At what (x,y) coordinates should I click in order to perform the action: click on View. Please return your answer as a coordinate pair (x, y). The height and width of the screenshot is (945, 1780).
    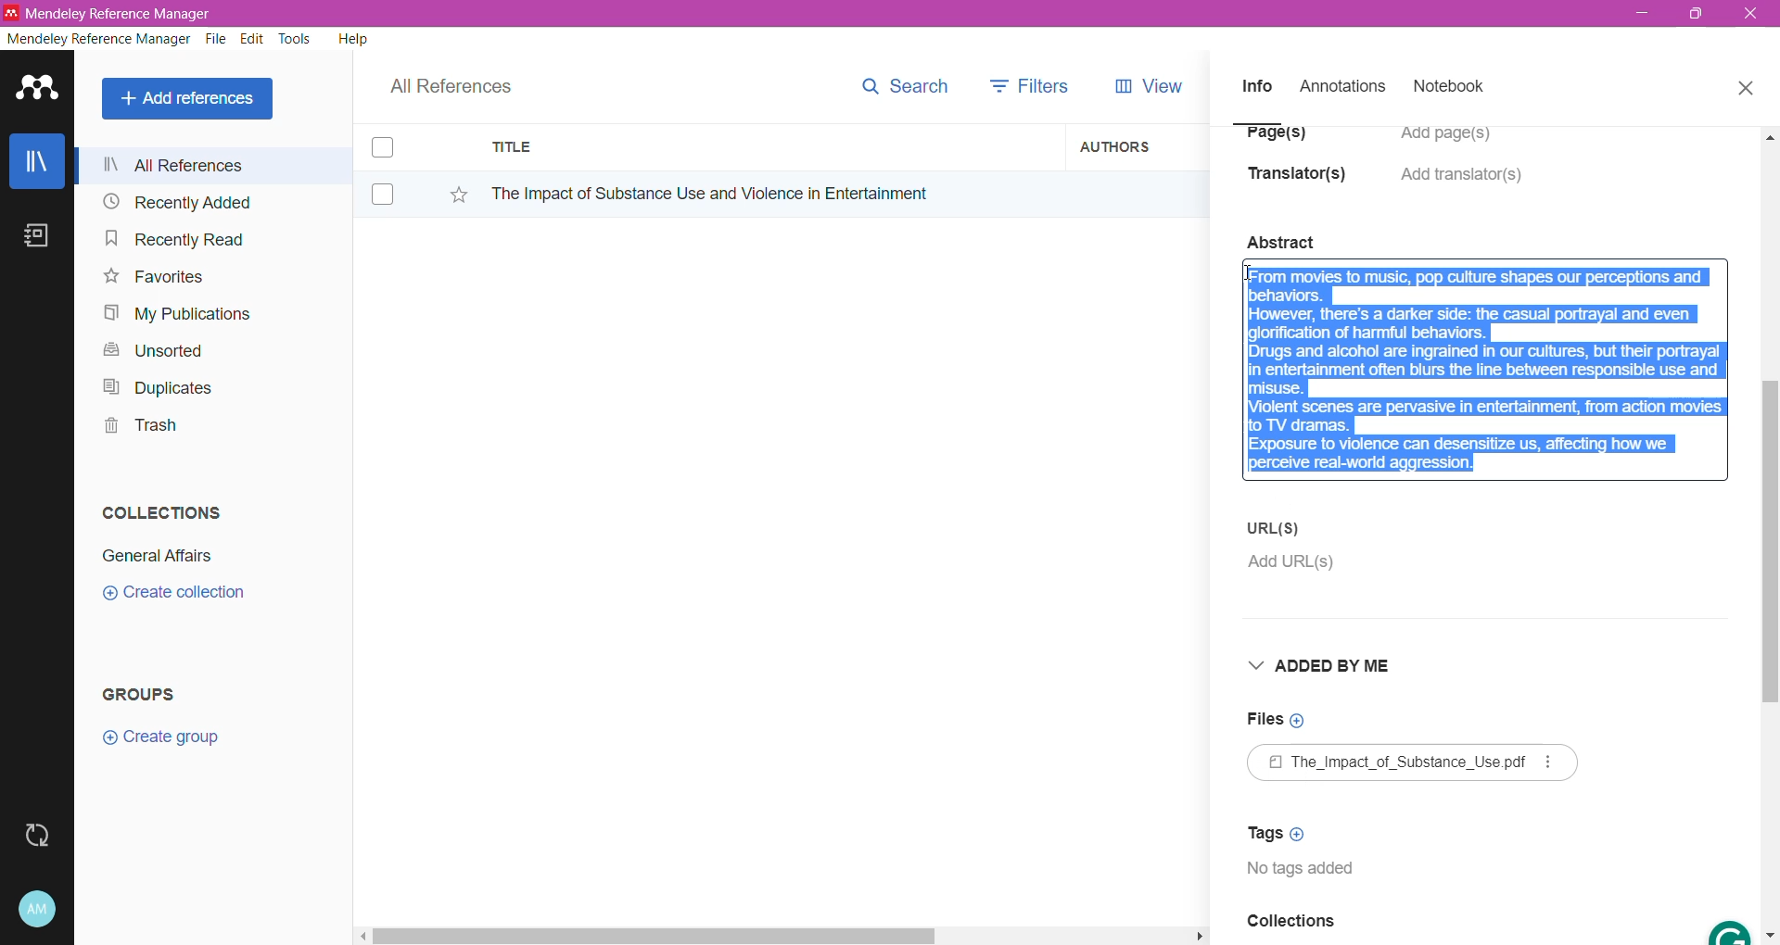
    Looking at the image, I should click on (1145, 86).